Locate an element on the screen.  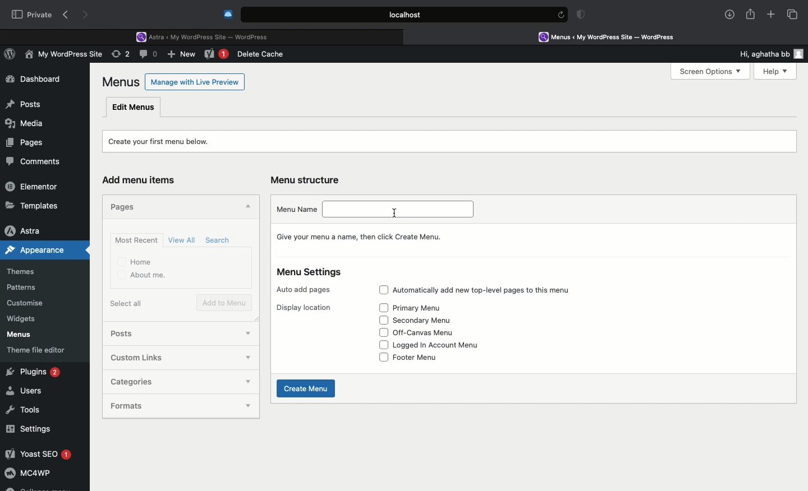
New is located at coordinates (183, 55).